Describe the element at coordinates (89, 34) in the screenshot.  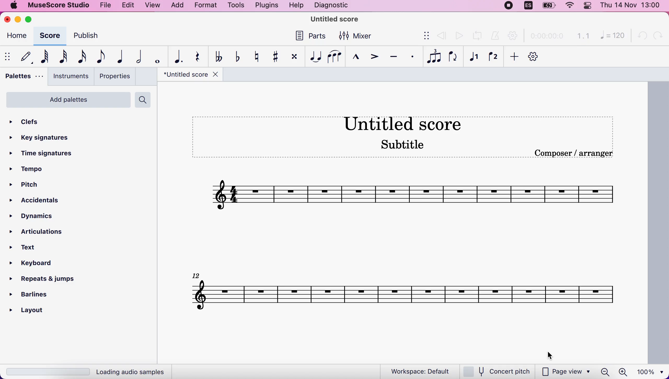
I see `publish` at that location.